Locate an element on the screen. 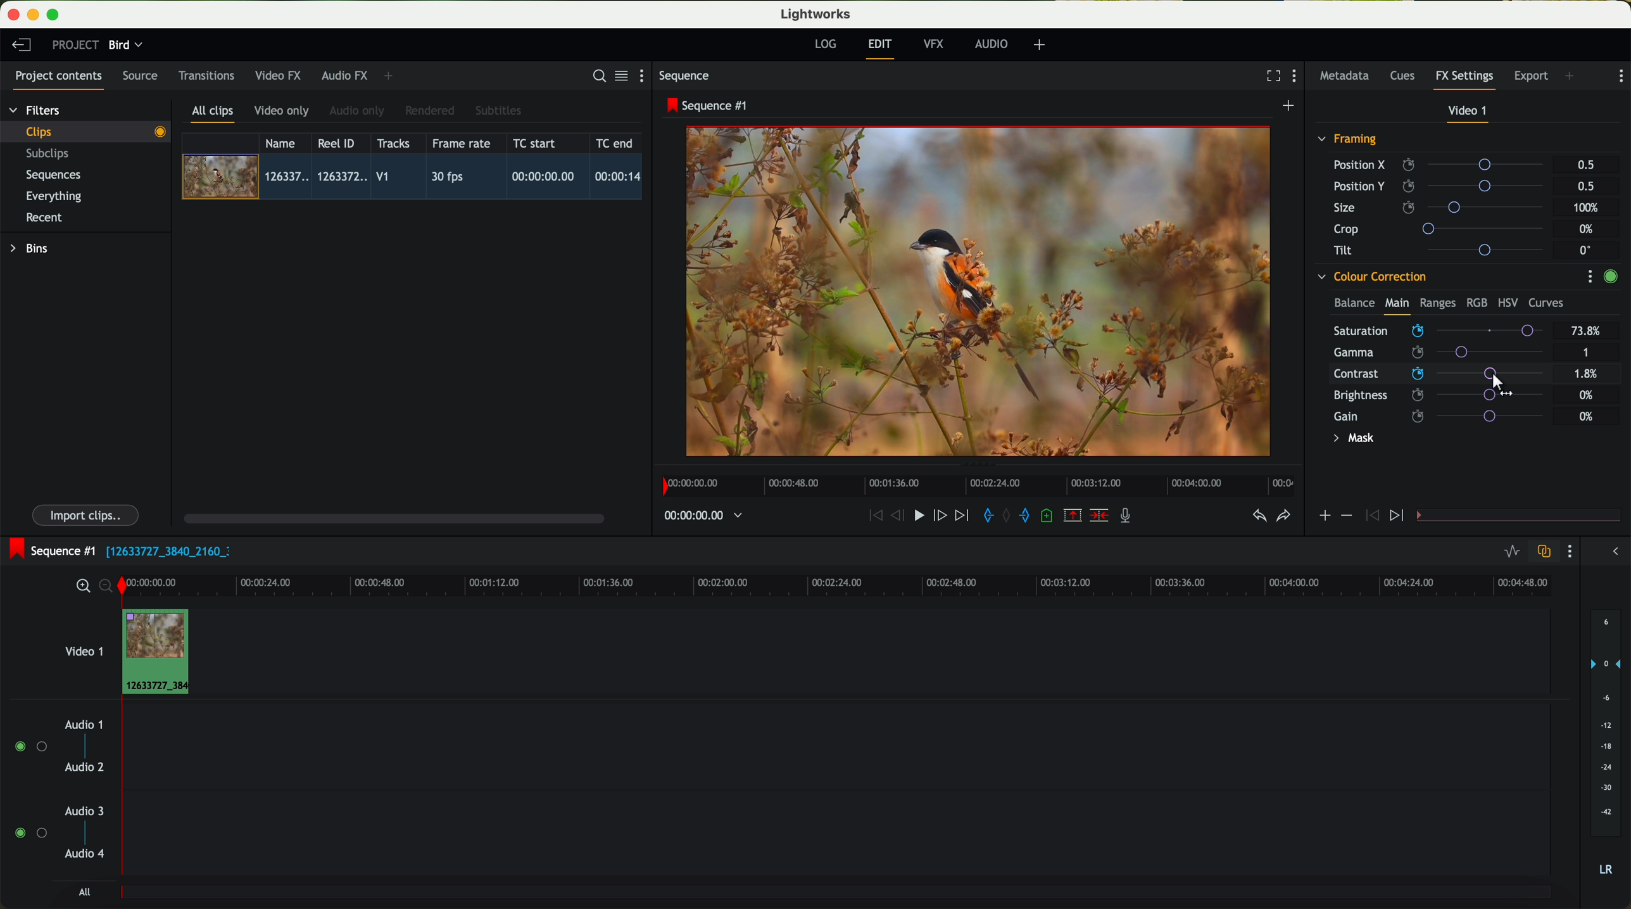 The height and width of the screenshot is (909, 1631). create a new sequence is located at coordinates (1290, 106).